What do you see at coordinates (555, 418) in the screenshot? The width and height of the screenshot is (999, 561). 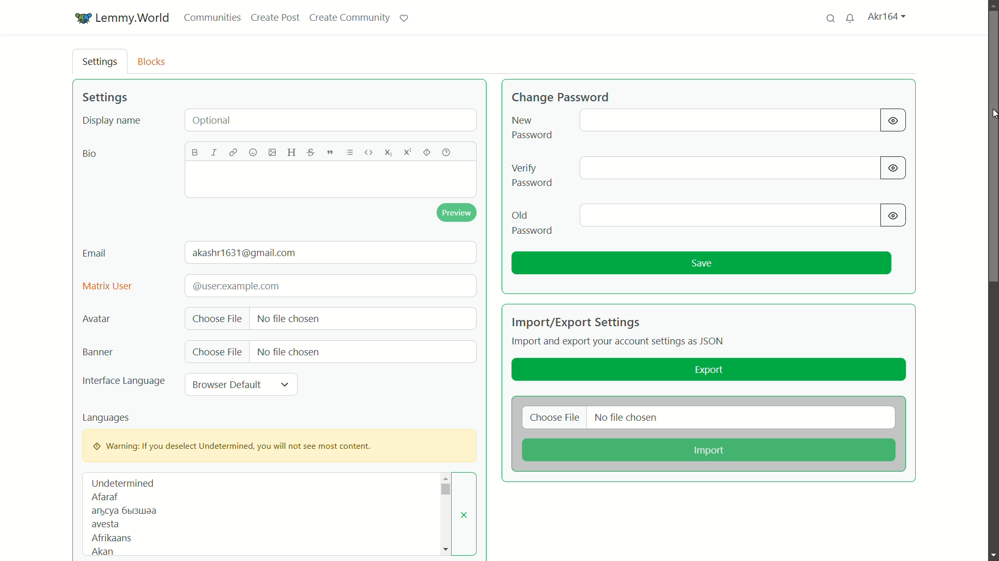 I see `choose file` at bounding box center [555, 418].